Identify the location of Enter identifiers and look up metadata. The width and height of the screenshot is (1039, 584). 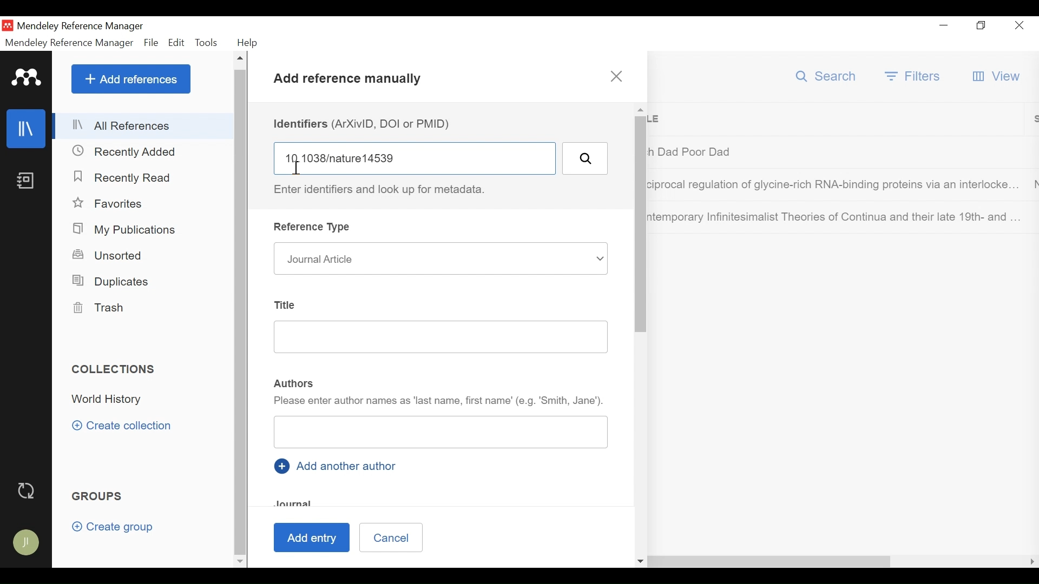
(385, 190).